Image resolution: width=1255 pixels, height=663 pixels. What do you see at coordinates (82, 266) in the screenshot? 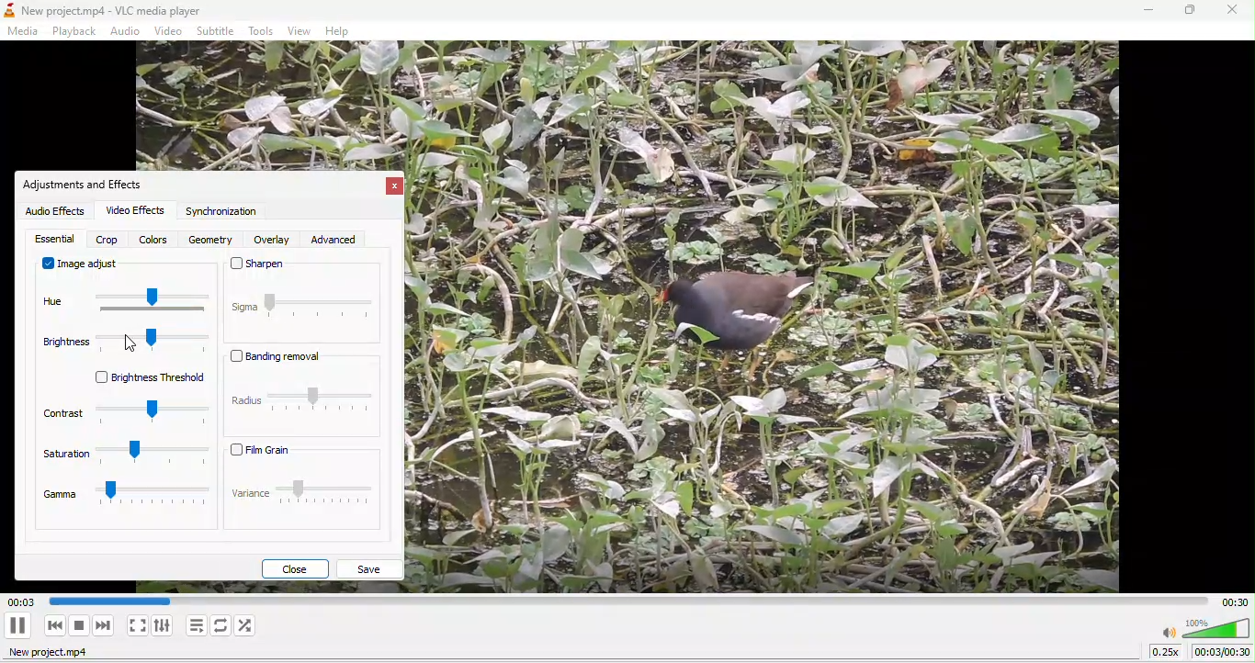
I see `image adjust` at bounding box center [82, 266].